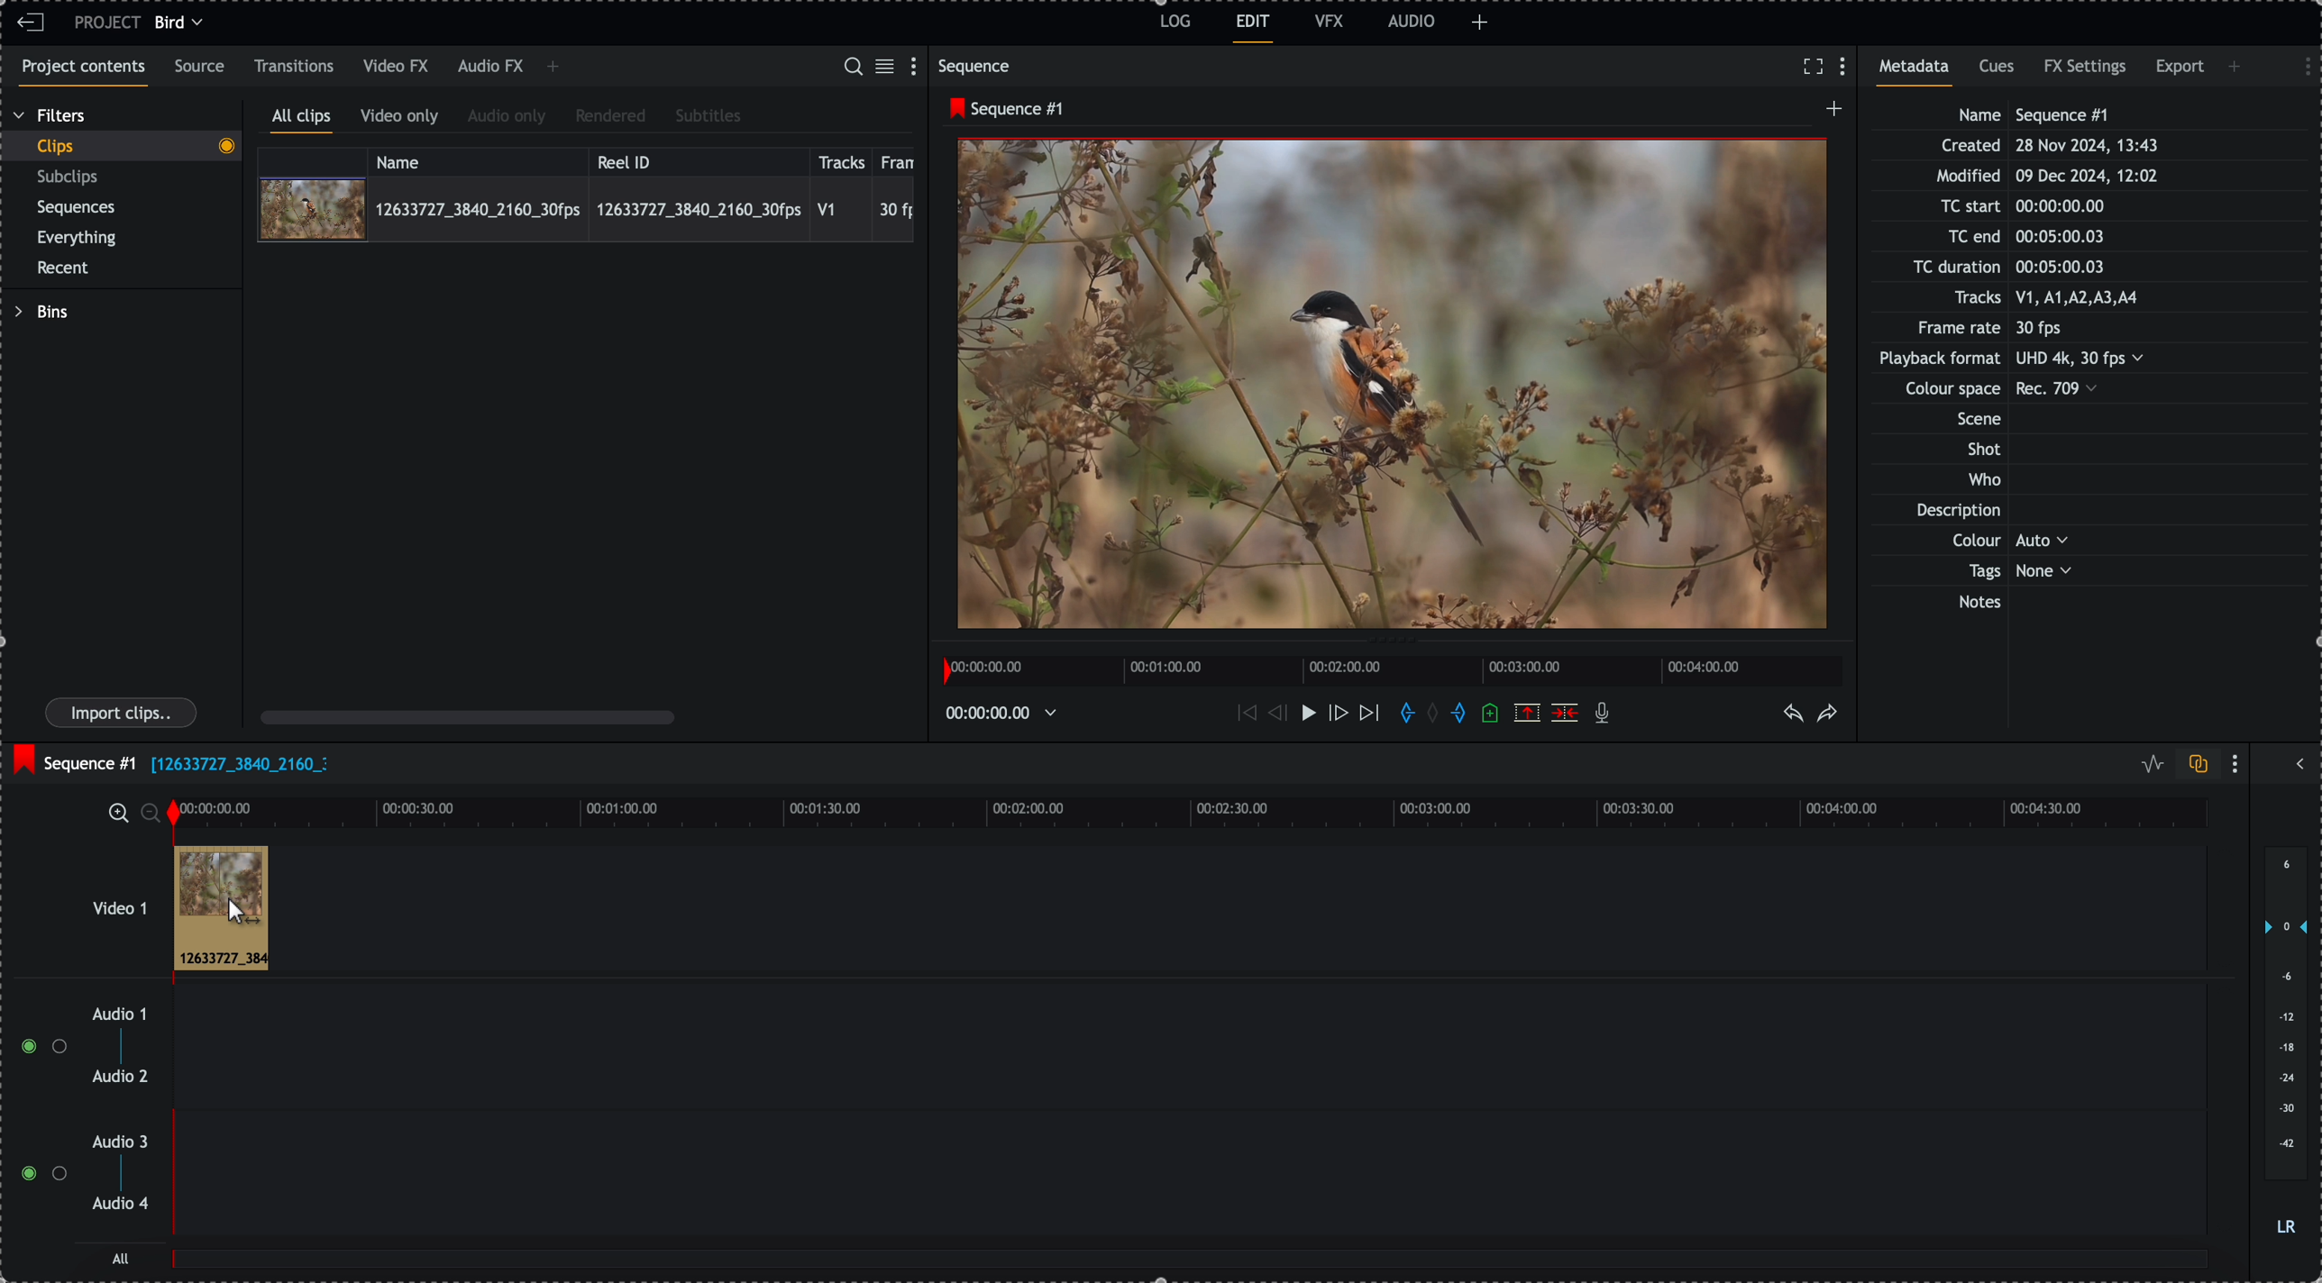 This screenshot has height=1283, width=2322. What do you see at coordinates (610, 117) in the screenshot?
I see `rendered` at bounding box center [610, 117].